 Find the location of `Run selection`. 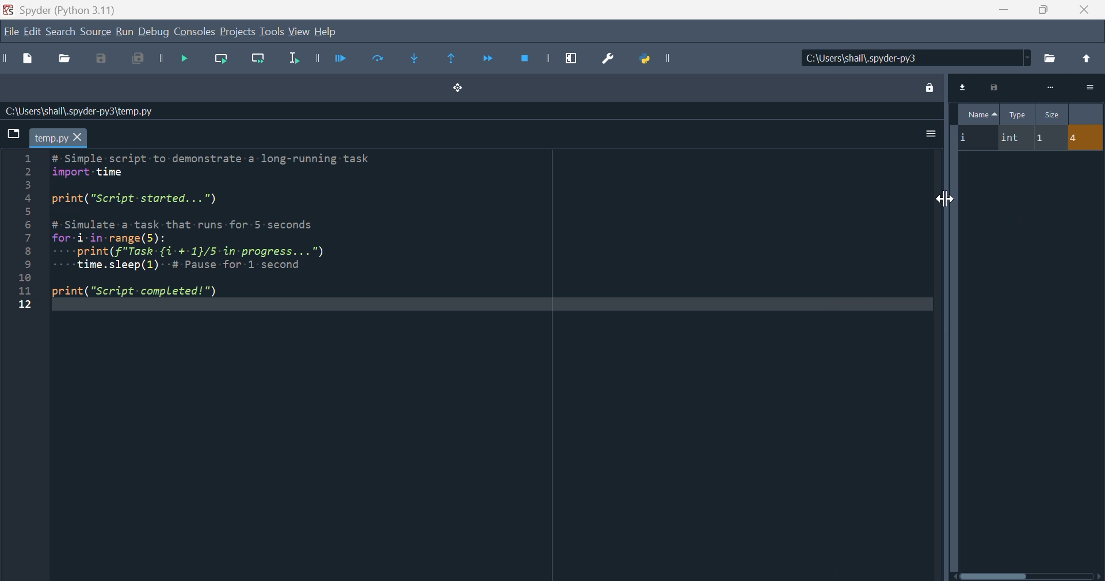

Run selection is located at coordinates (294, 62).